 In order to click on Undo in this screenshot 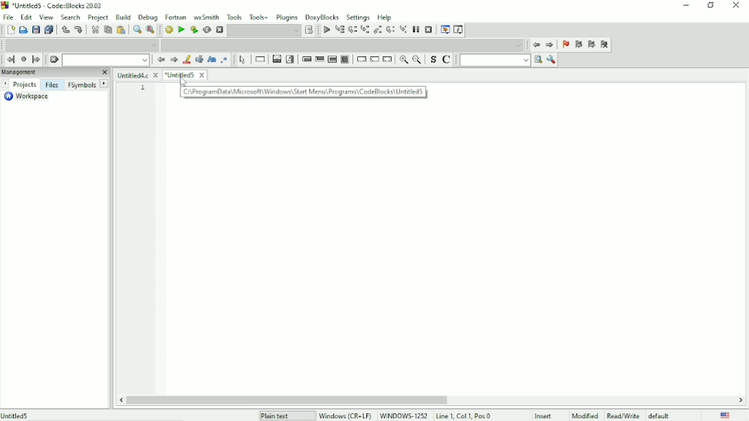, I will do `click(64, 29)`.